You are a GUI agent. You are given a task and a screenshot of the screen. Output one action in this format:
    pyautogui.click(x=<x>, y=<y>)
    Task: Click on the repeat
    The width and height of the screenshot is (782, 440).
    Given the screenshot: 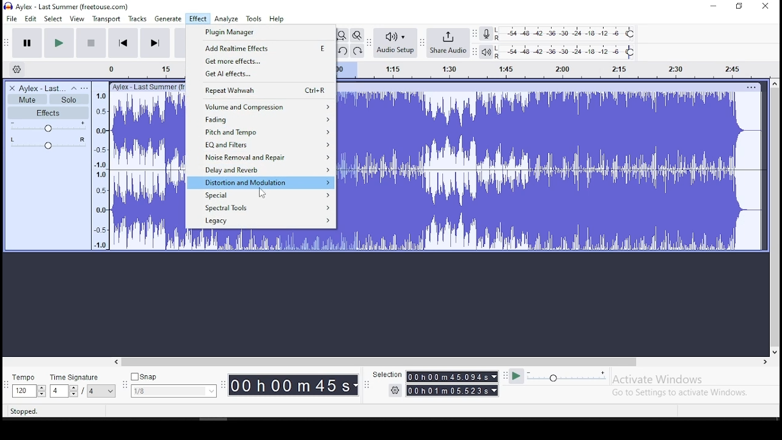 What is the action you would take?
    pyautogui.click(x=262, y=90)
    